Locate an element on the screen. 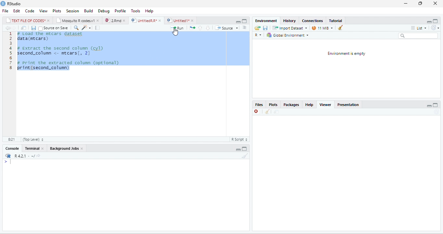 This screenshot has width=443, height=234. | TEXT FILE RF CODES* is located at coordinates (25, 20).